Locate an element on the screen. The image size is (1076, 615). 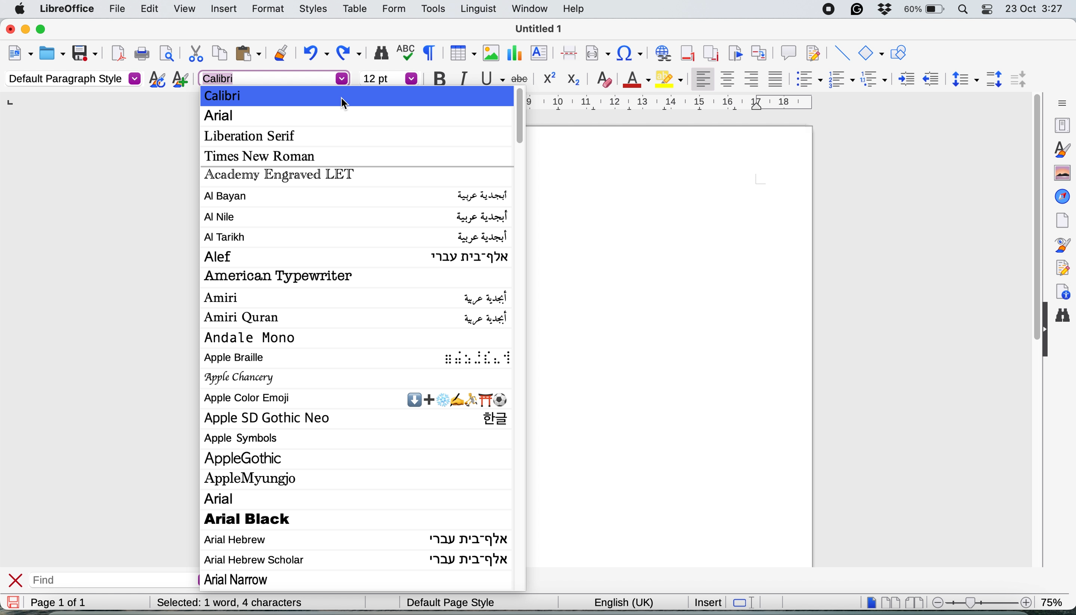
al bayan is located at coordinates (354, 197).